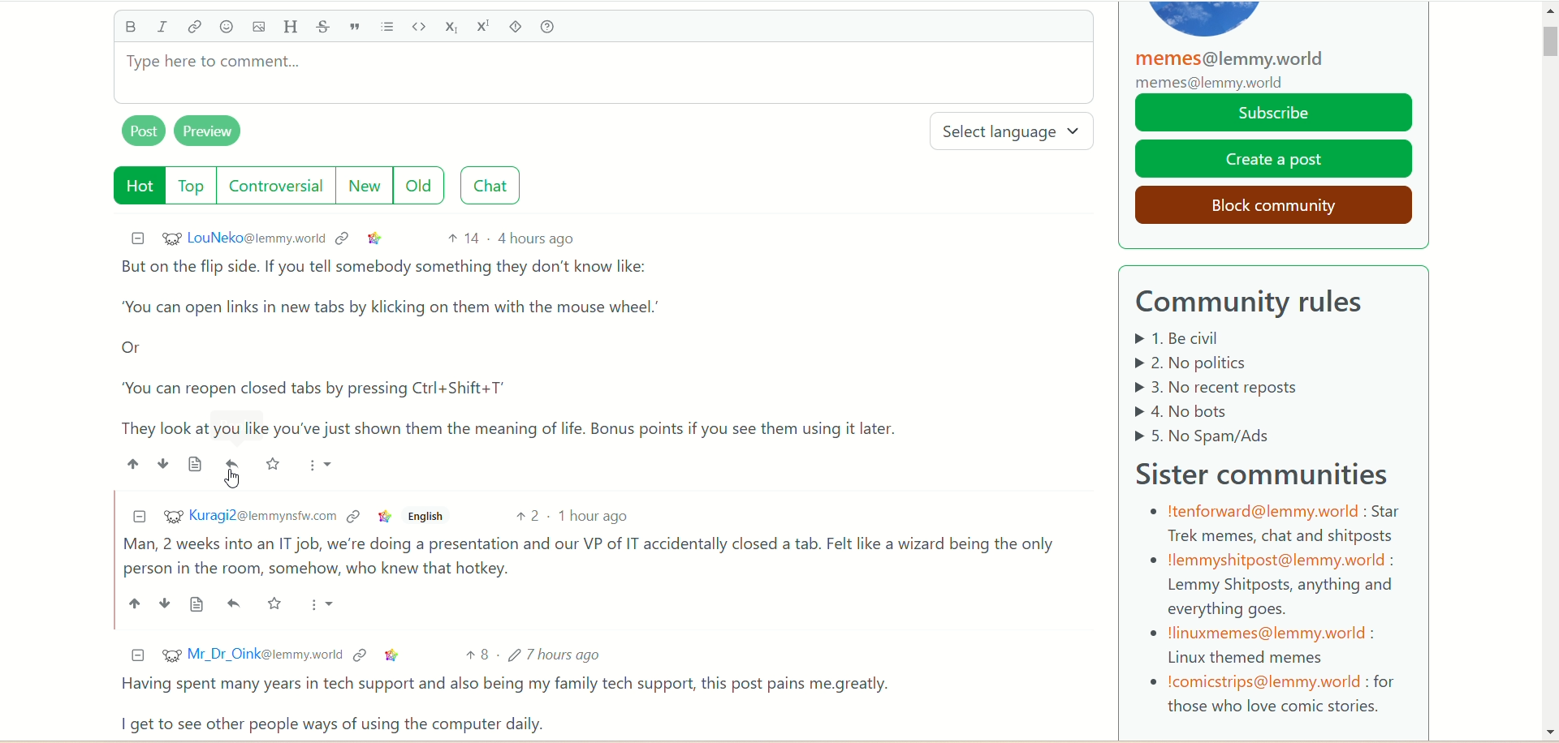 Image resolution: width=1559 pixels, height=743 pixels. Describe the element at coordinates (375, 238) in the screenshot. I see `link` at that location.